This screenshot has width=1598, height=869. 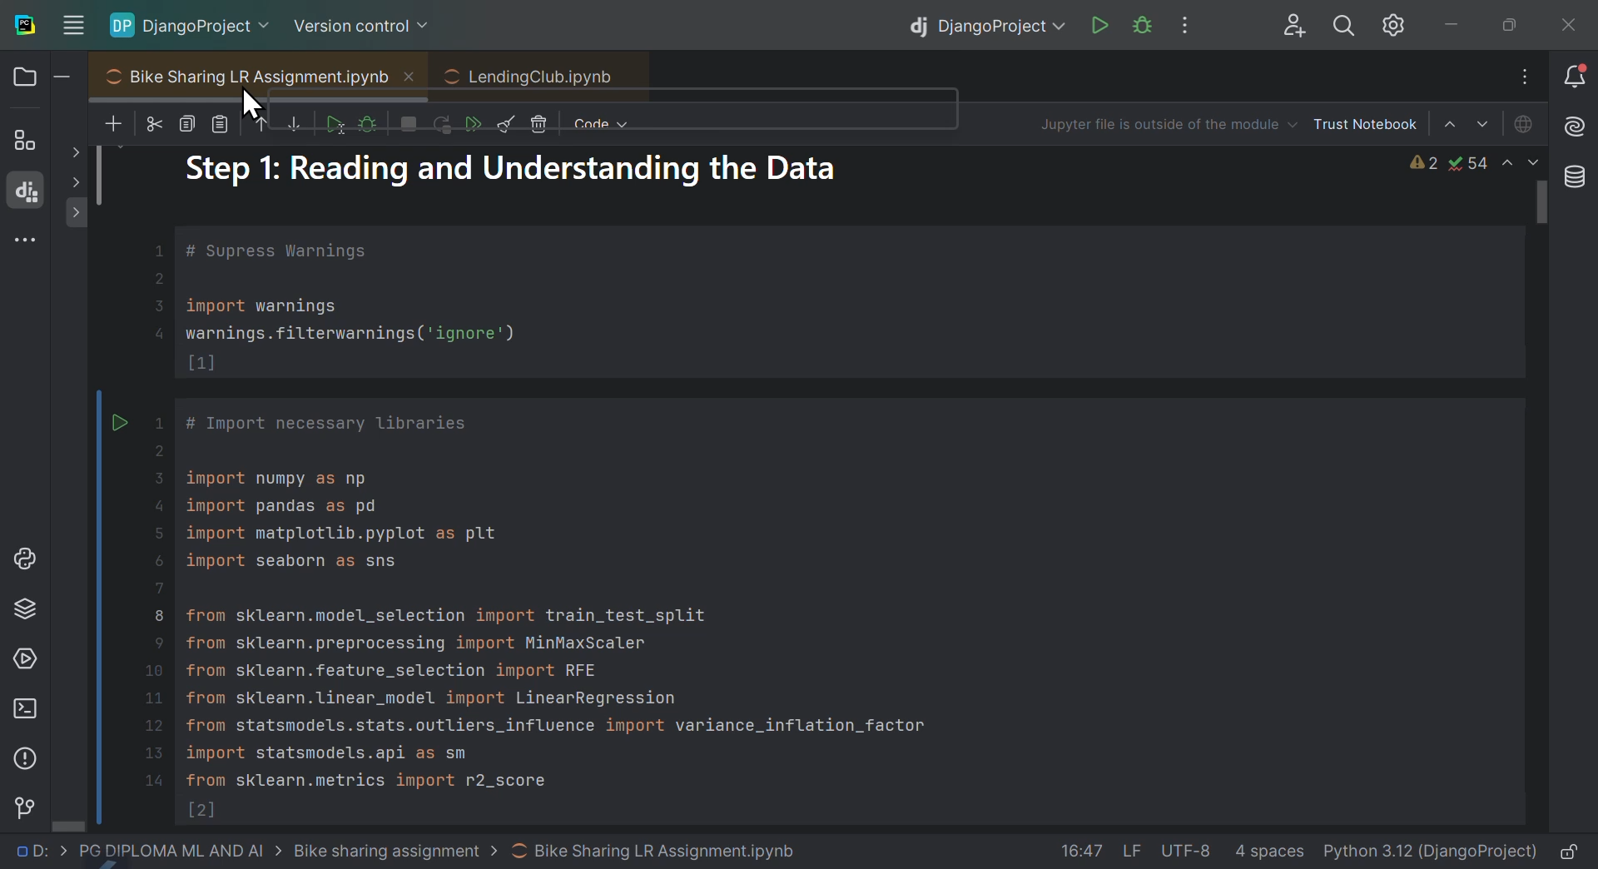 What do you see at coordinates (23, 712) in the screenshot?
I see `Terminal` at bounding box center [23, 712].